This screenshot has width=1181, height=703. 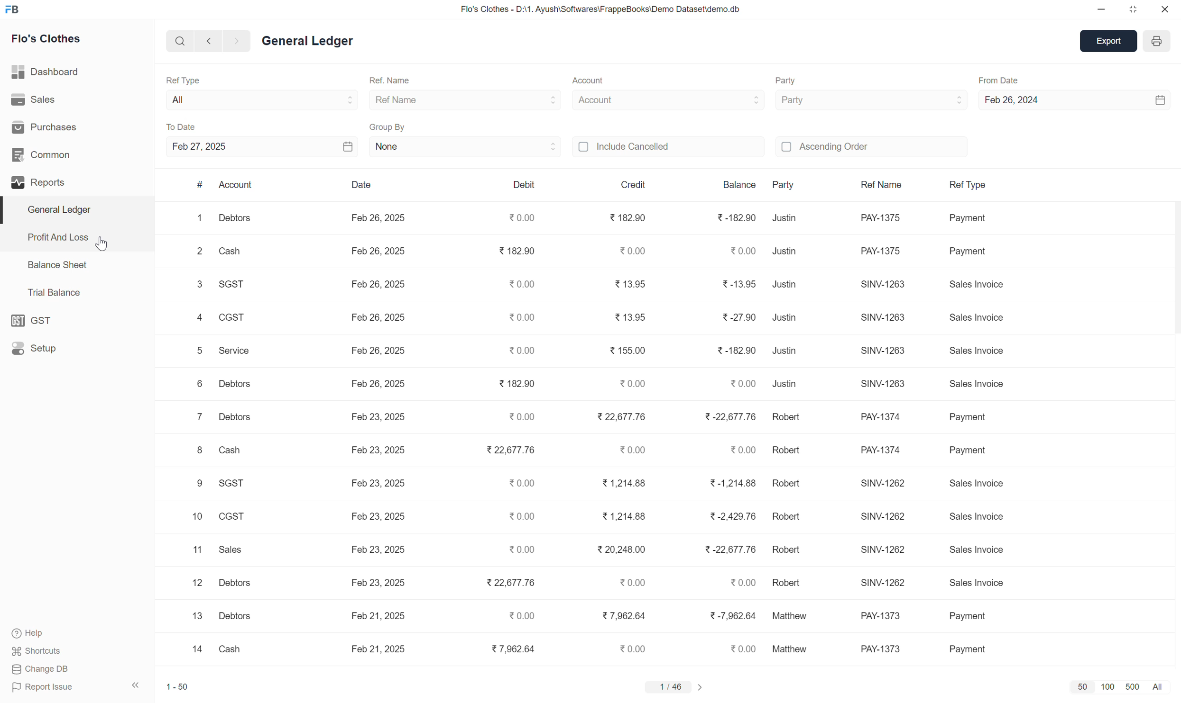 I want to click on PAY-1373, so click(x=877, y=648).